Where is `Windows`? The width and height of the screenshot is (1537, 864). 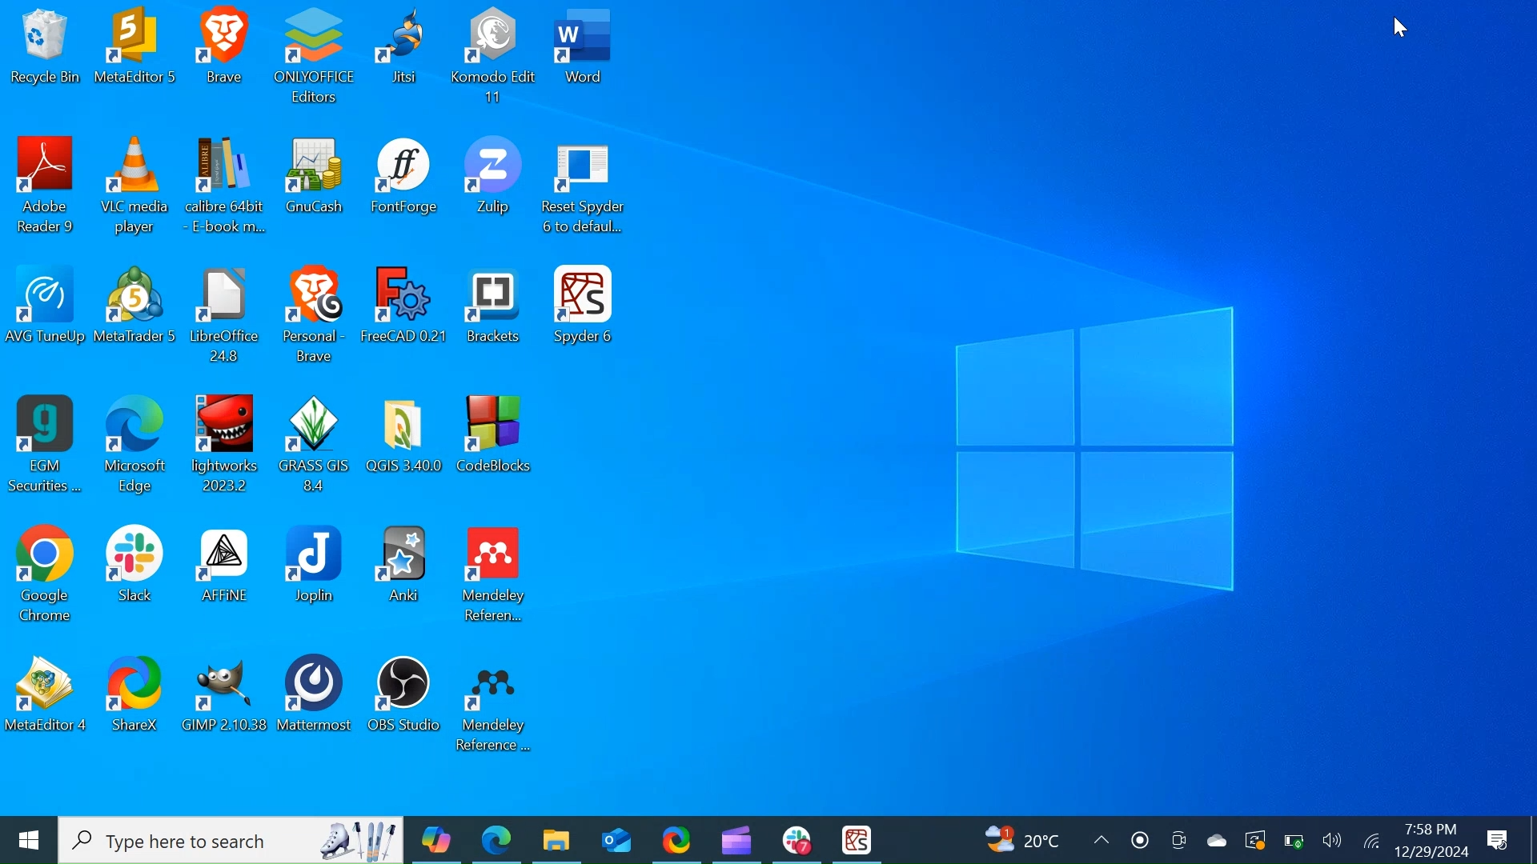 Windows is located at coordinates (30, 837).